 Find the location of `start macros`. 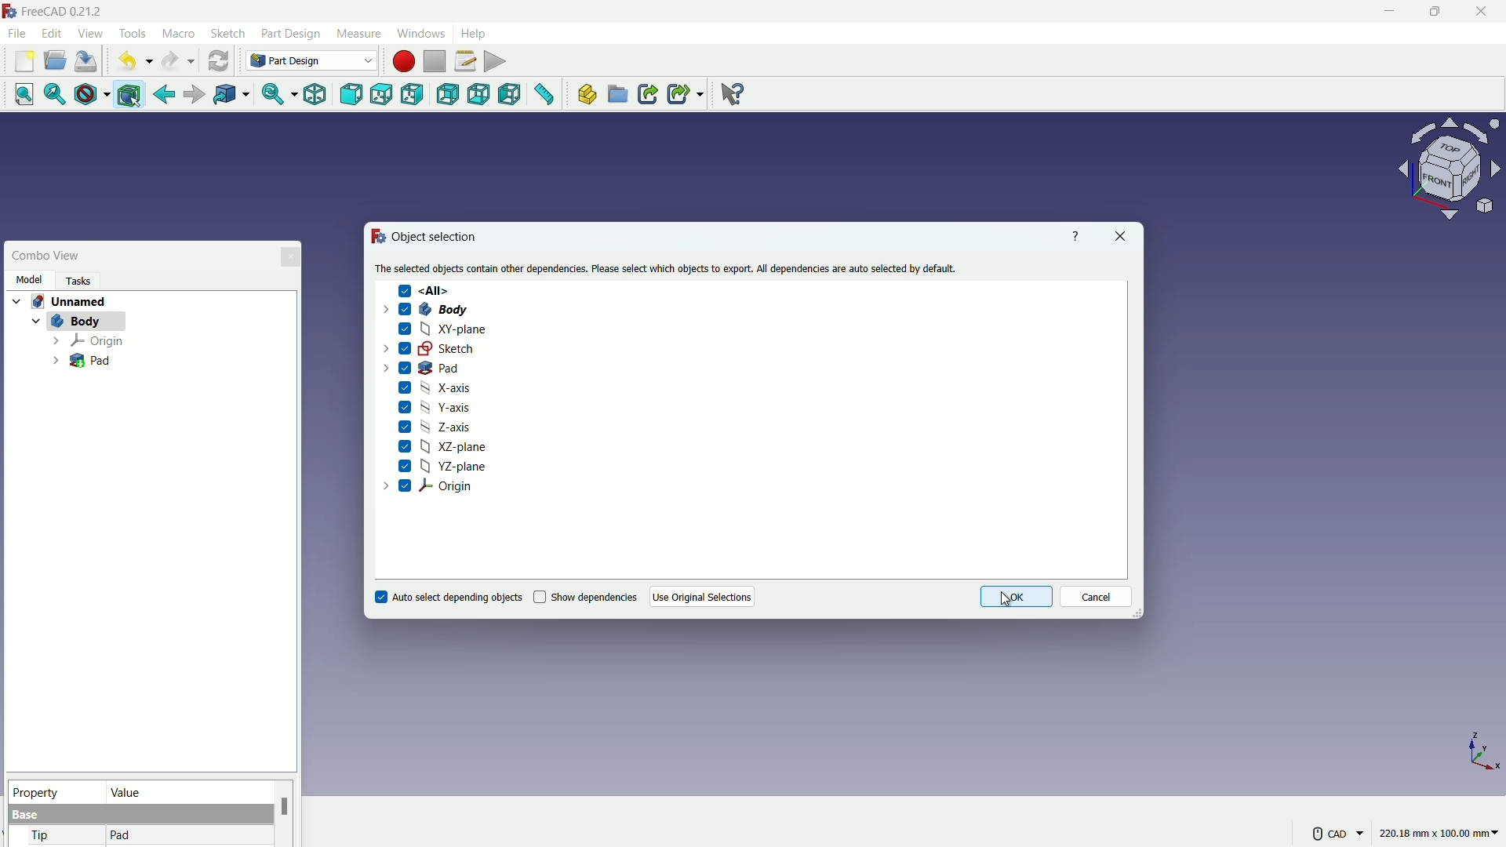

start macros is located at coordinates (402, 61).